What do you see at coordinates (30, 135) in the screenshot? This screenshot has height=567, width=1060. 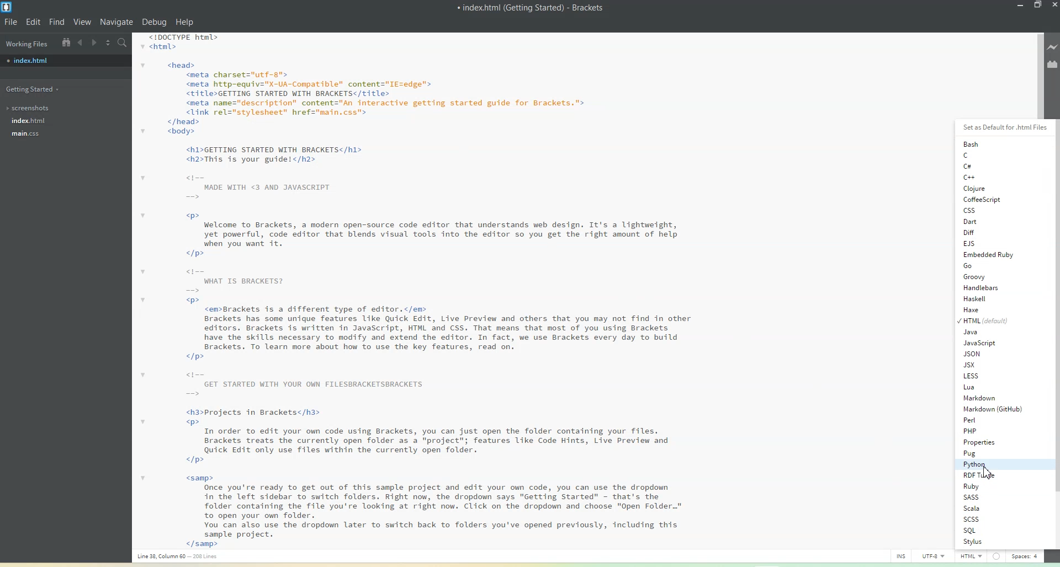 I see `main.css` at bounding box center [30, 135].